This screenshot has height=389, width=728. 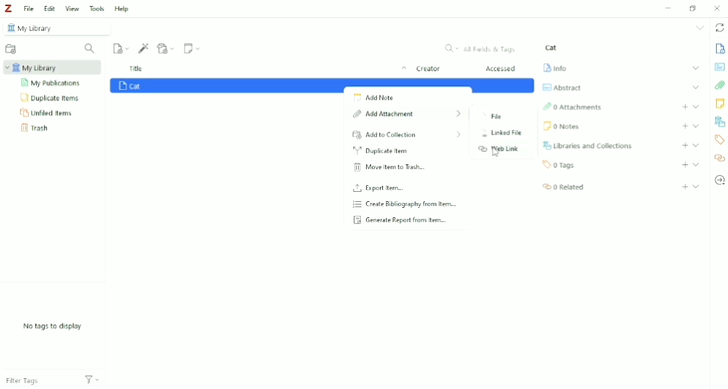 I want to click on Libraries and Collections, so click(x=719, y=122).